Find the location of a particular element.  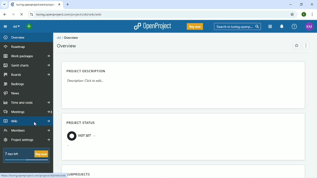

Collapse project menu is located at coordinates (5, 27).